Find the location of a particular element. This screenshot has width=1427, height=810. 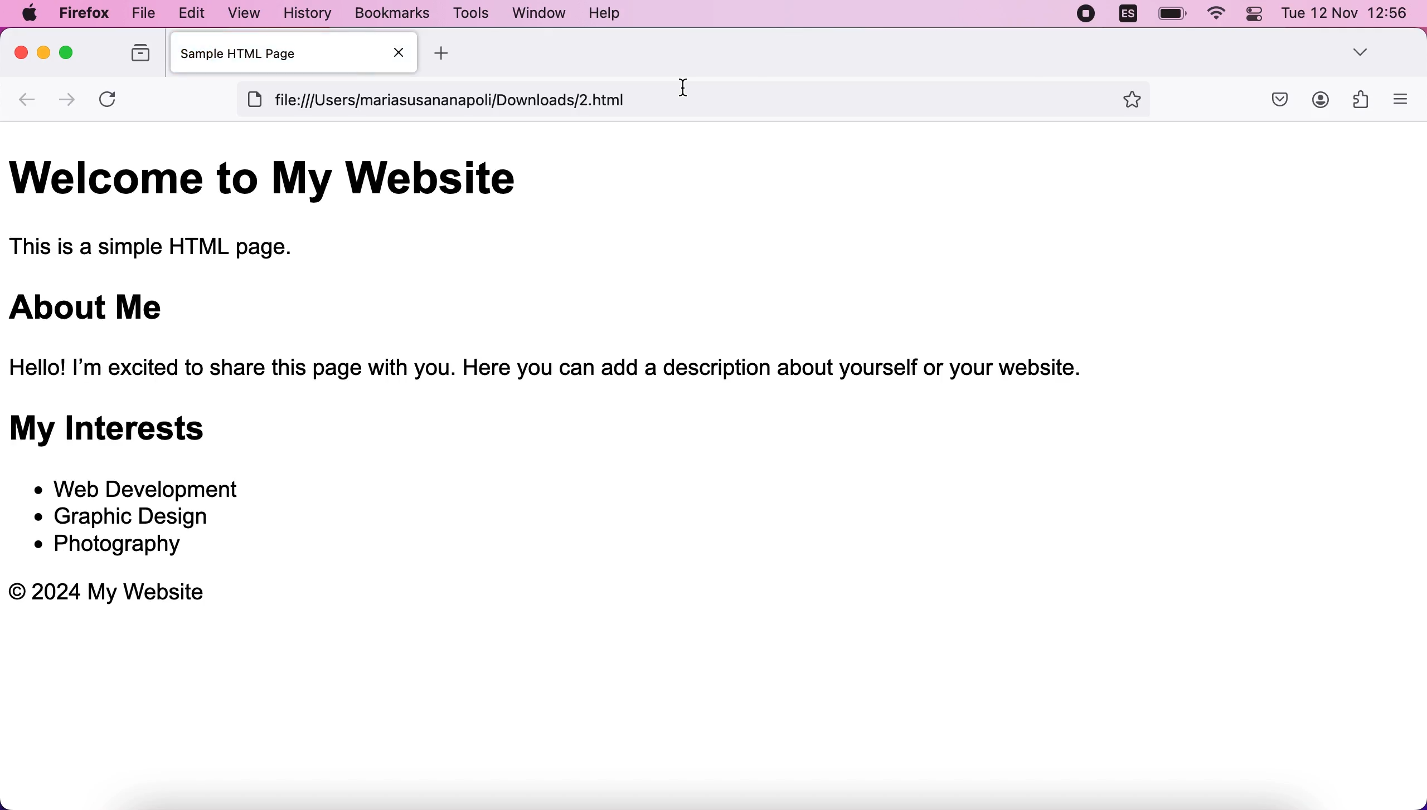

load current page is located at coordinates (114, 101).